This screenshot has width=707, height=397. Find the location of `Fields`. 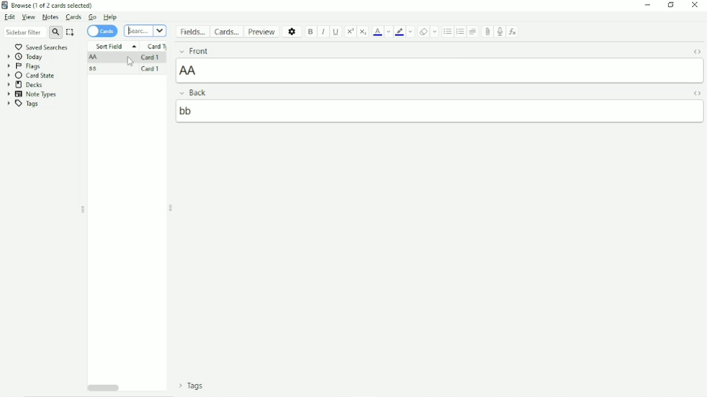

Fields is located at coordinates (192, 30).